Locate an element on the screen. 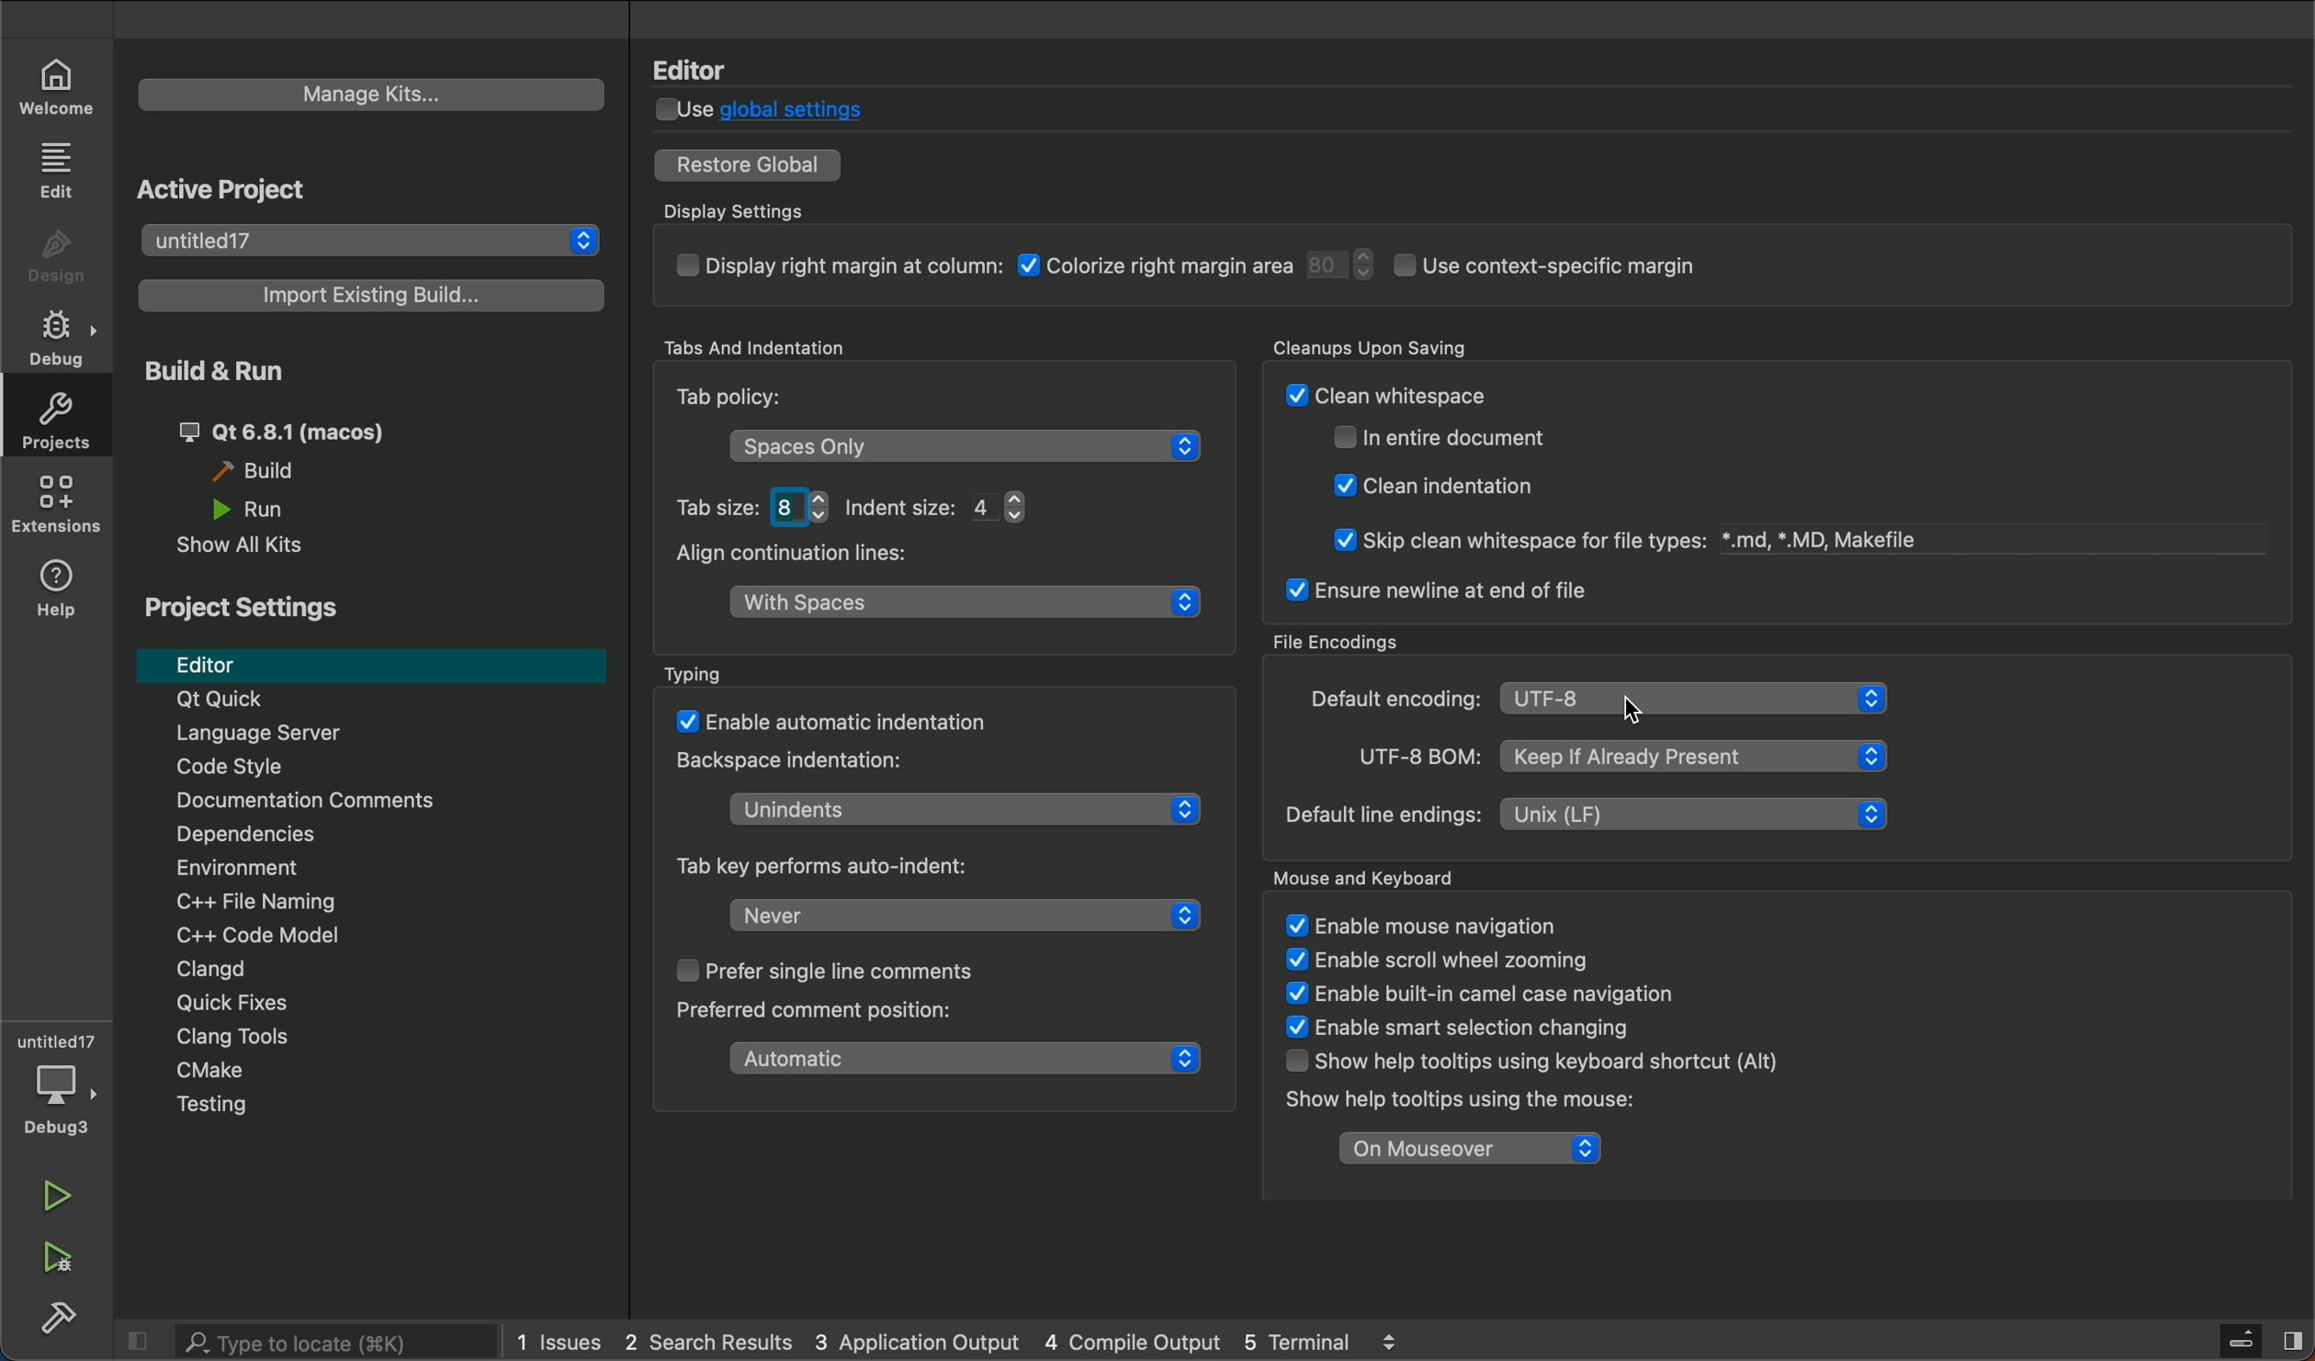  cmake is located at coordinates (352, 1073).